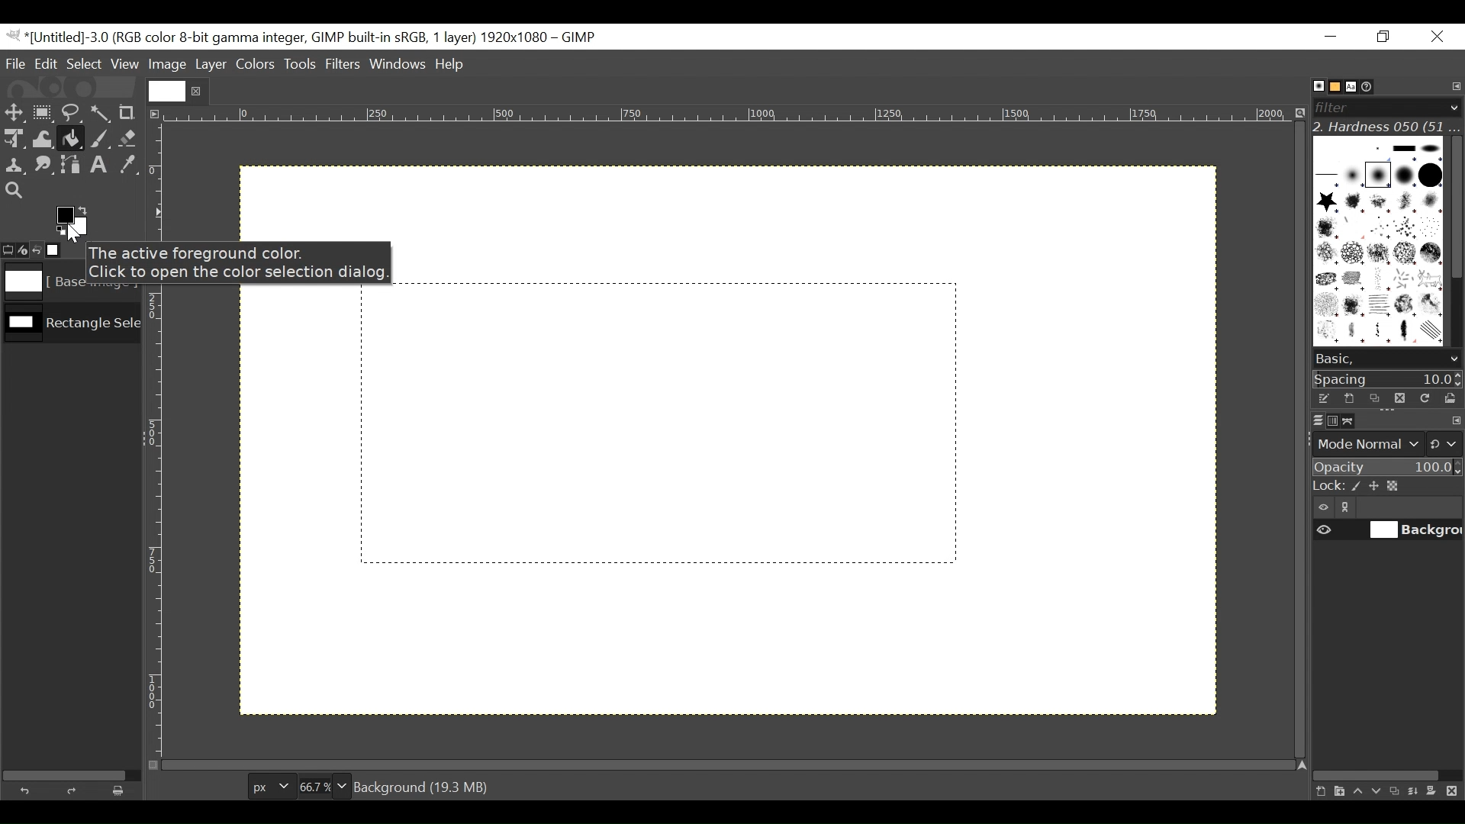  What do you see at coordinates (1423, 397) in the screenshot?
I see `Refresh` at bounding box center [1423, 397].